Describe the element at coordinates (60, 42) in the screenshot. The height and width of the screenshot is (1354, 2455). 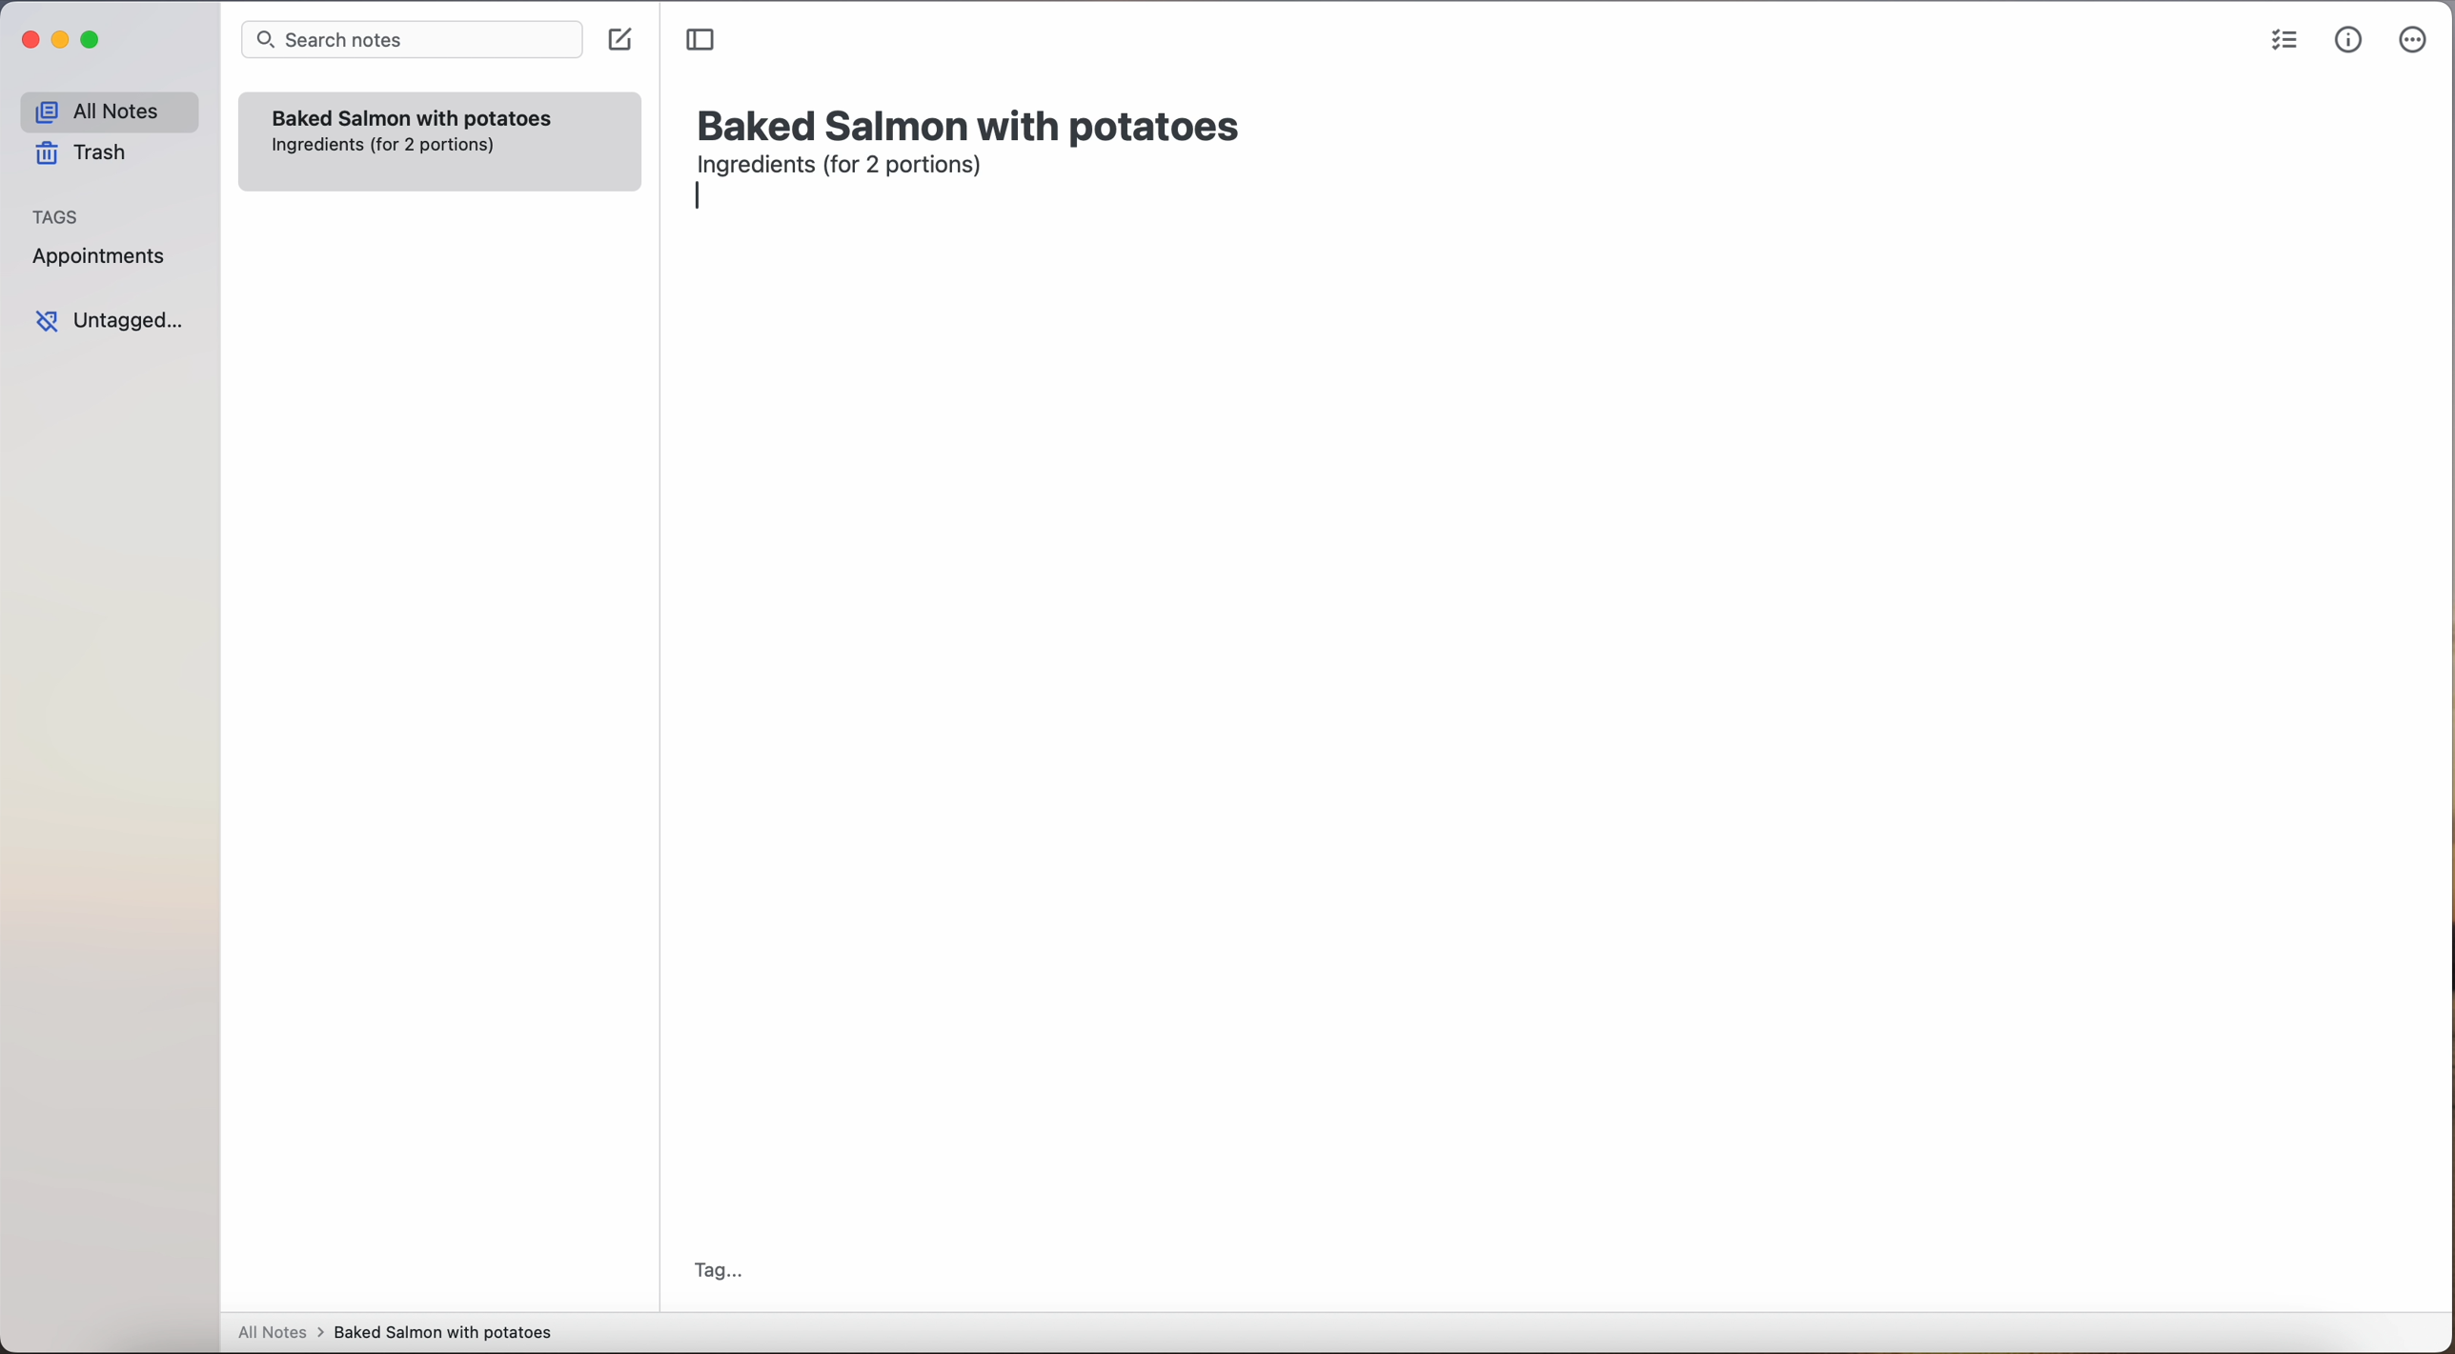
I see `minimize Simplenote` at that location.